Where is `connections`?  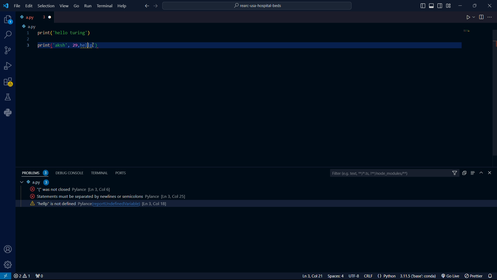
connections is located at coordinates (8, 50).